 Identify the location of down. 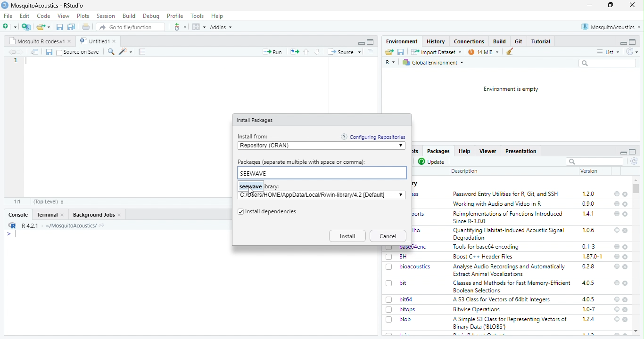
(318, 52).